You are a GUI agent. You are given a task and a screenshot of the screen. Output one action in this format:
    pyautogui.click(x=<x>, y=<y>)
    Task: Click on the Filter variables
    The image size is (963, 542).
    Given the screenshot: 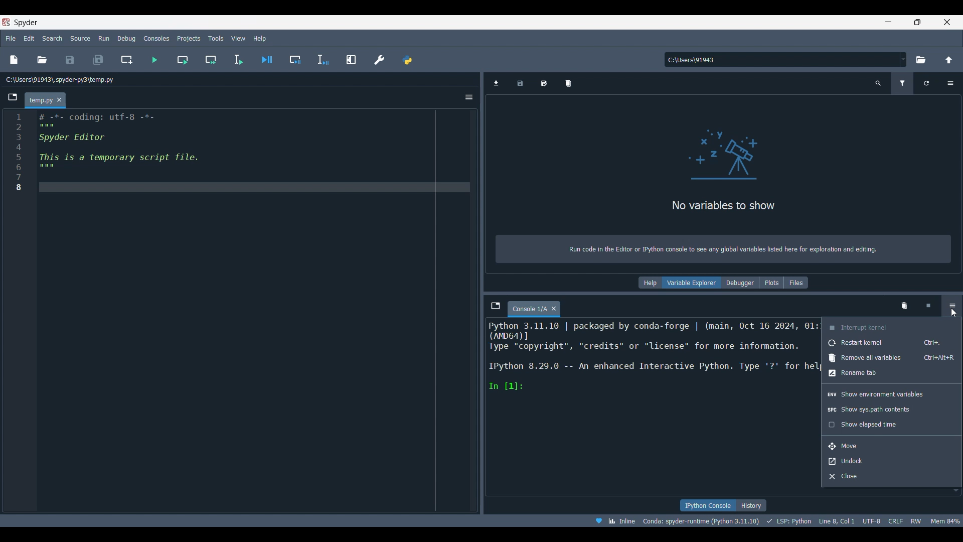 What is the action you would take?
    pyautogui.click(x=902, y=83)
    